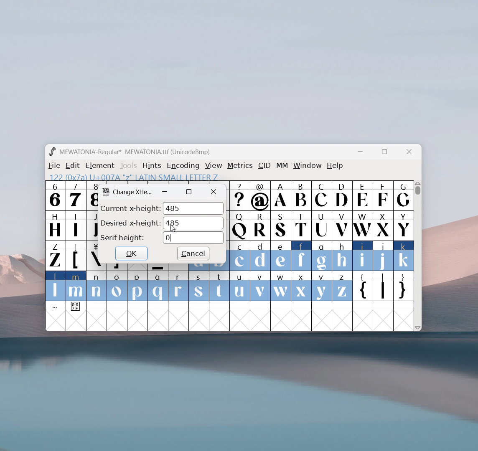 The image size is (478, 451). I want to click on C, so click(321, 195).